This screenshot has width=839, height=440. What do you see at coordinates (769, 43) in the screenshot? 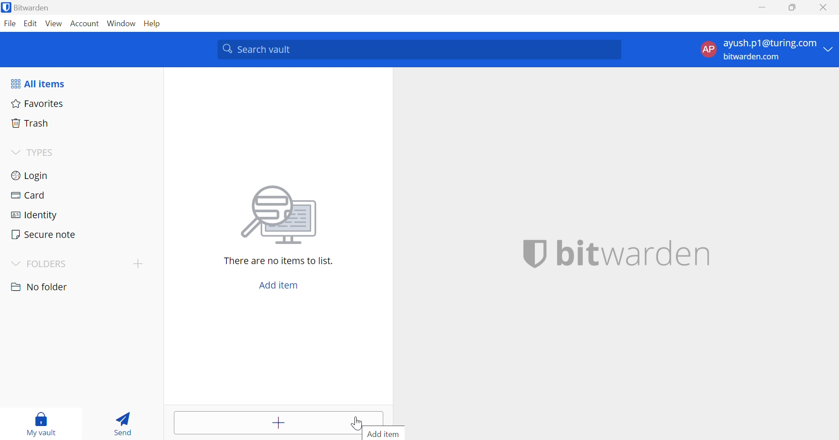
I see `ayush.p1@gmail.com` at bounding box center [769, 43].